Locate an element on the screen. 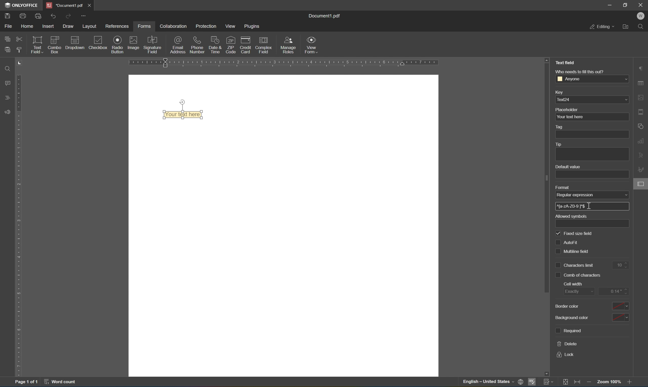 The height and width of the screenshot is (387, 648). collaboration is located at coordinates (172, 26).